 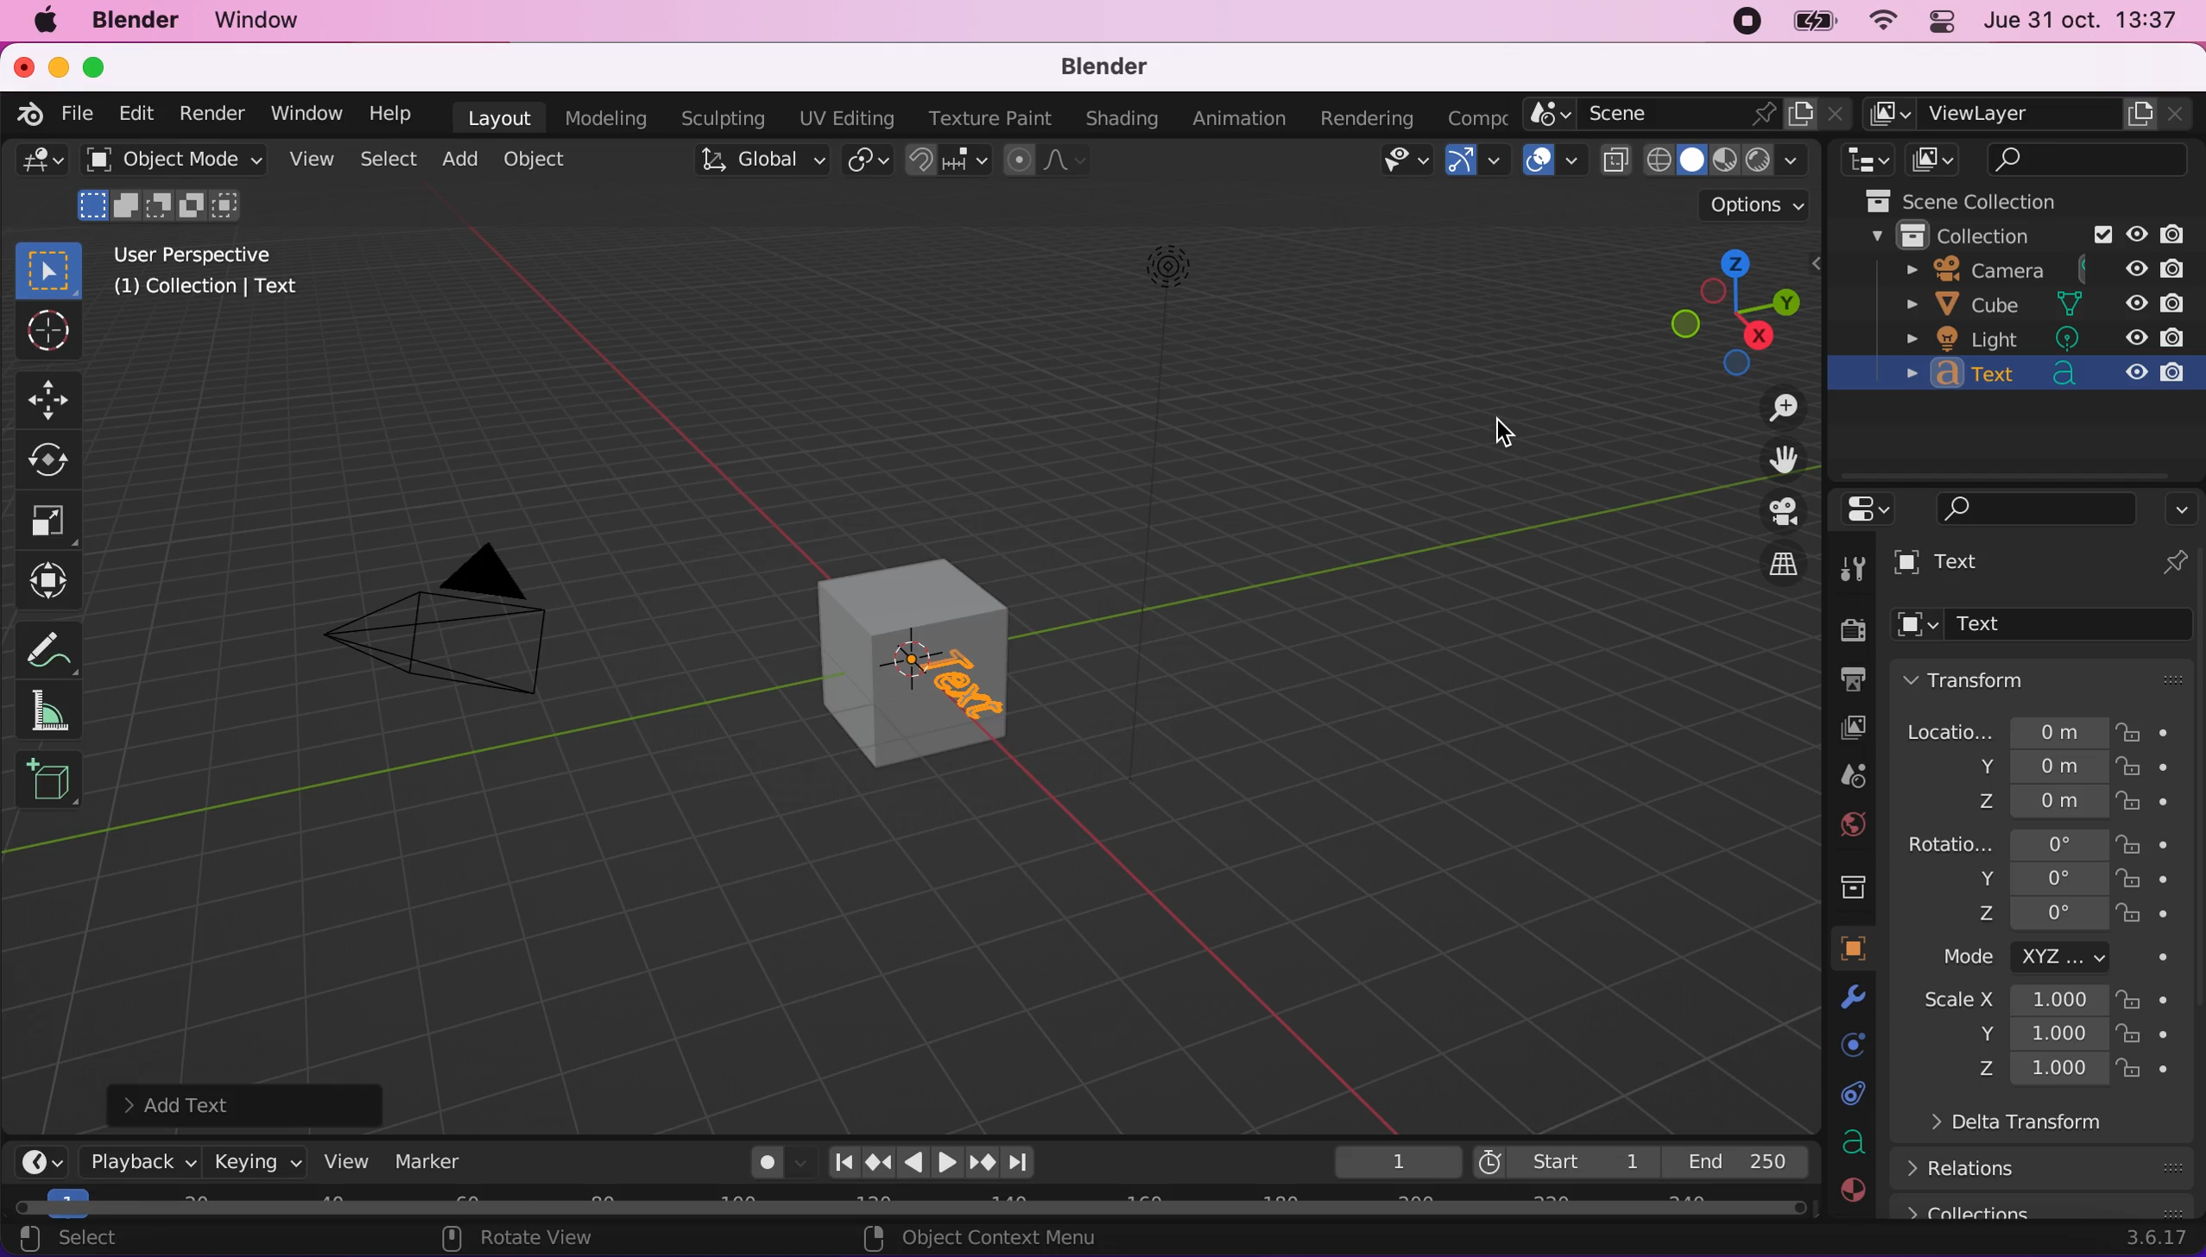 What do you see at coordinates (1044, 162) in the screenshot?
I see `proportional editing objects` at bounding box center [1044, 162].